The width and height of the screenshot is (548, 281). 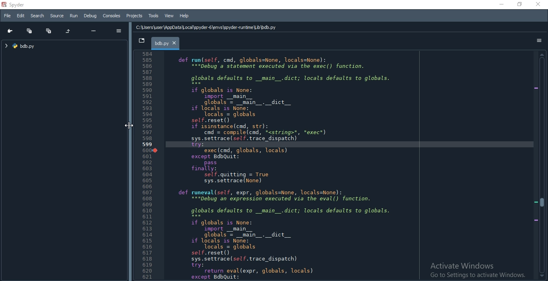 I want to click on Search, so click(x=38, y=16).